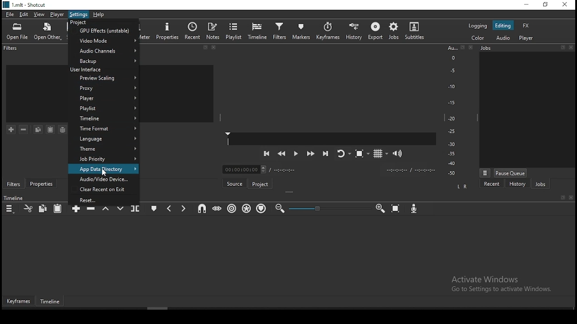  I want to click on copy filter, so click(38, 130).